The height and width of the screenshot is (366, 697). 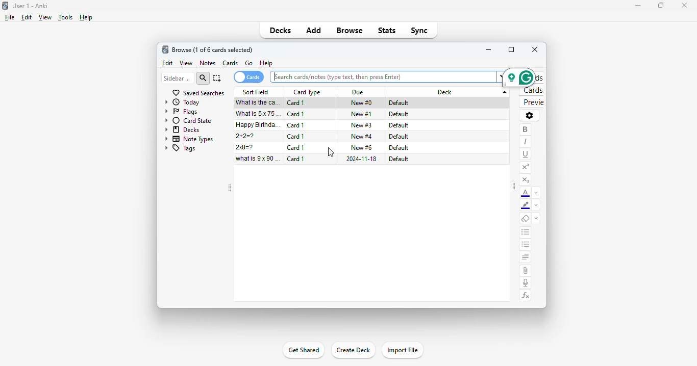 I want to click on underline, so click(x=526, y=154).